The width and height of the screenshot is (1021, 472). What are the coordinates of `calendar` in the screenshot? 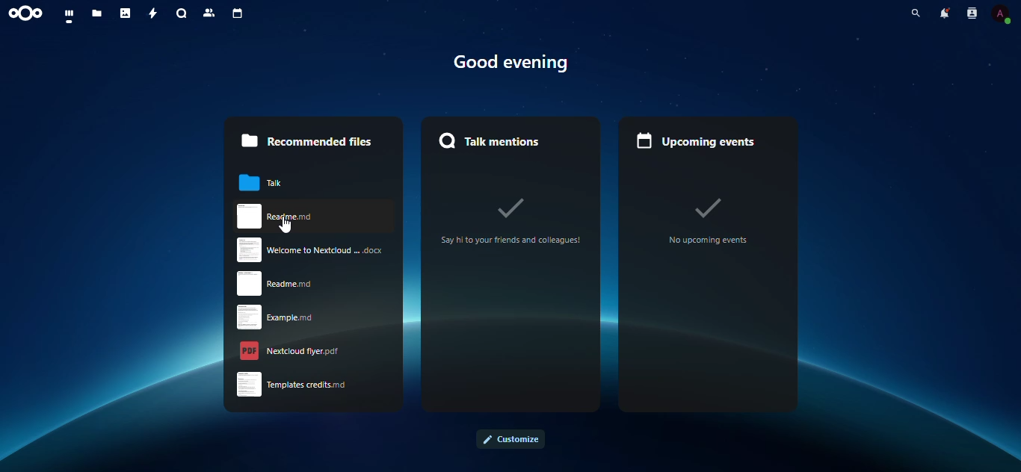 It's located at (236, 14).